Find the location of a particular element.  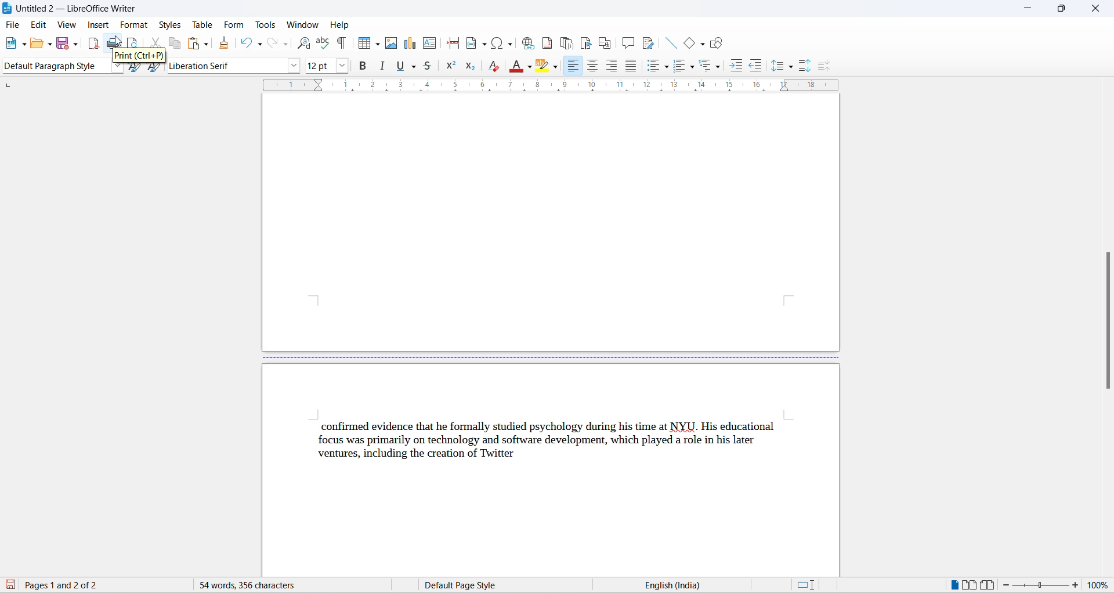

edit is located at coordinates (39, 25).